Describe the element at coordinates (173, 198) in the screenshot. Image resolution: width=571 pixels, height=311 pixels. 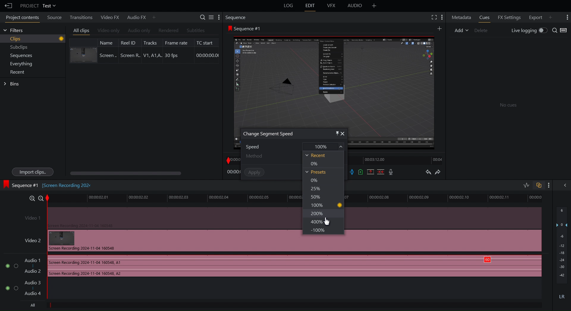
I see `Timeline` at that location.